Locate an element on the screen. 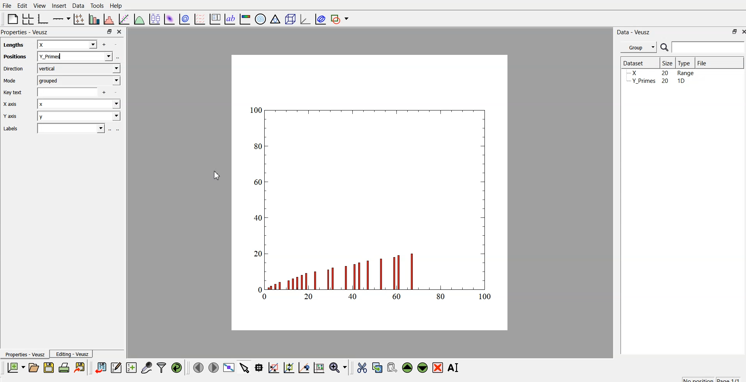  plot a vector field is located at coordinates (200, 19).